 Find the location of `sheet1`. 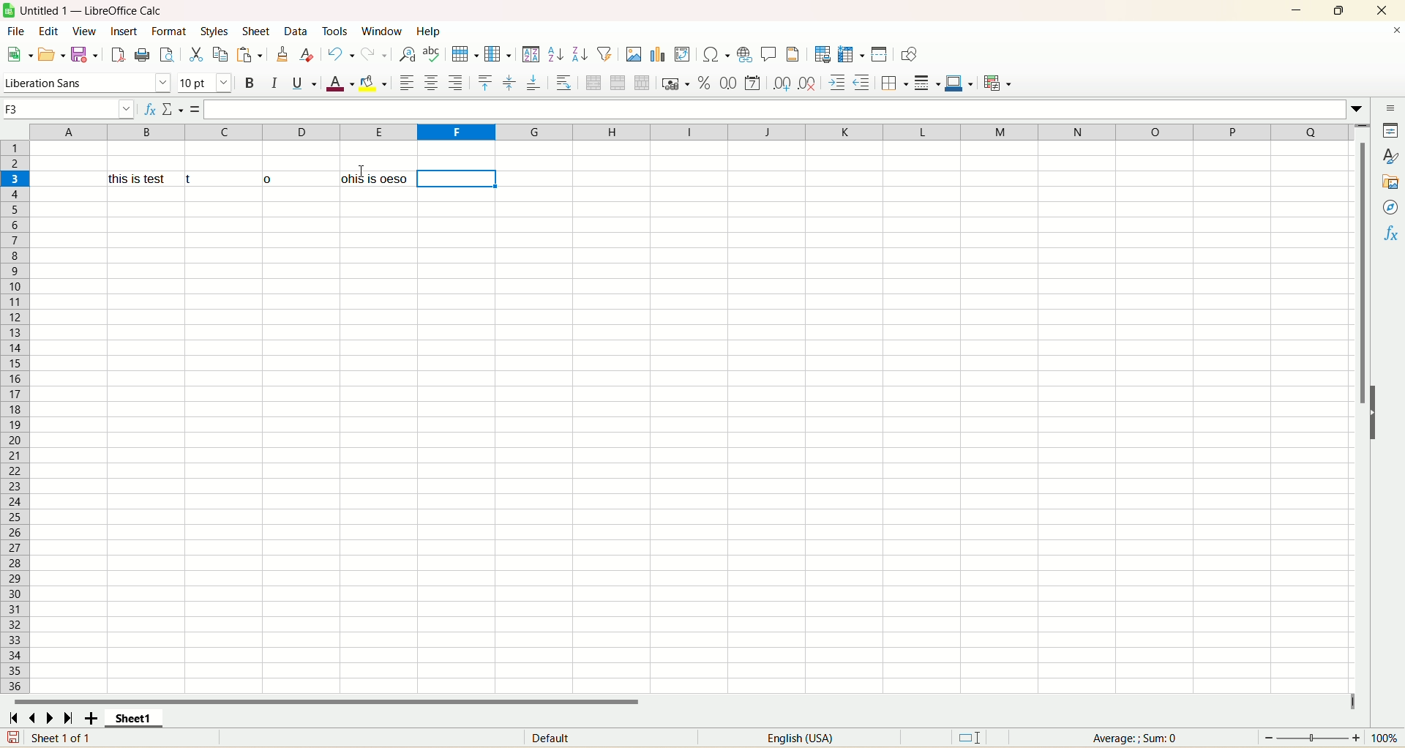

sheet1 is located at coordinates (146, 716).